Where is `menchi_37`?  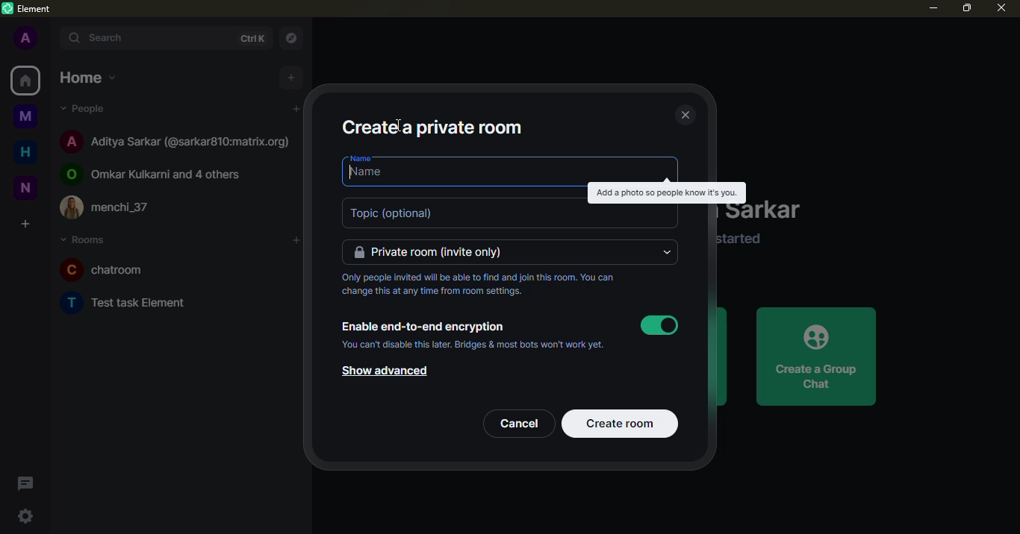 menchi_37 is located at coordinates (106, 207).